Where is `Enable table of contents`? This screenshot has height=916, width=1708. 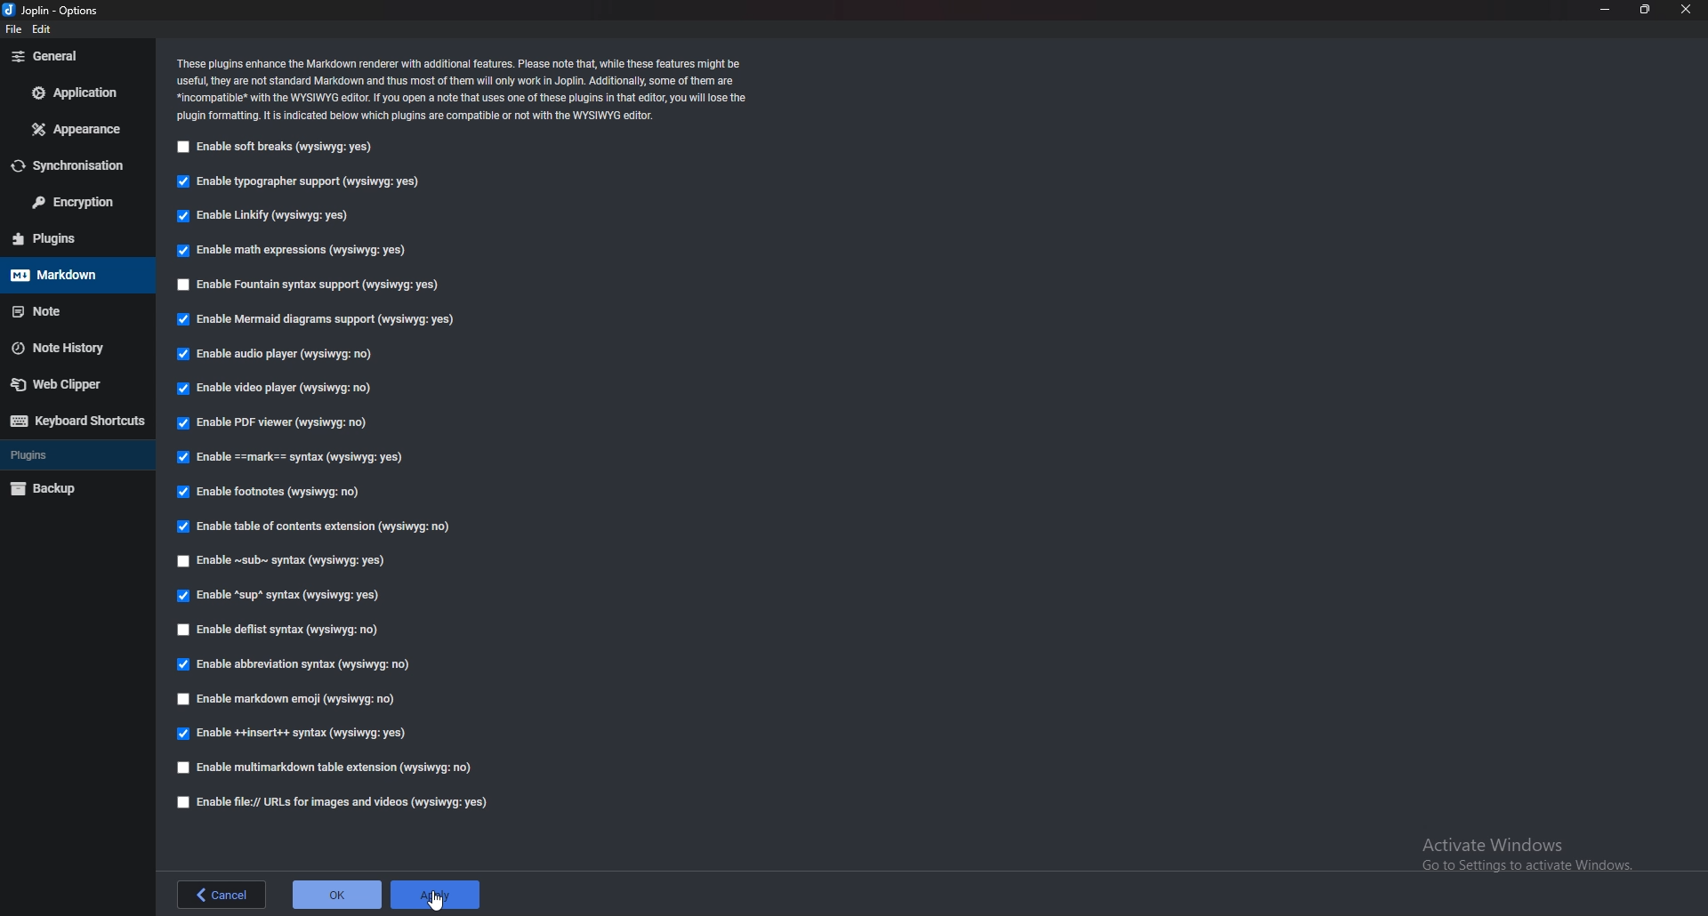 Enable table of contents is located at coordinates (320, 524).